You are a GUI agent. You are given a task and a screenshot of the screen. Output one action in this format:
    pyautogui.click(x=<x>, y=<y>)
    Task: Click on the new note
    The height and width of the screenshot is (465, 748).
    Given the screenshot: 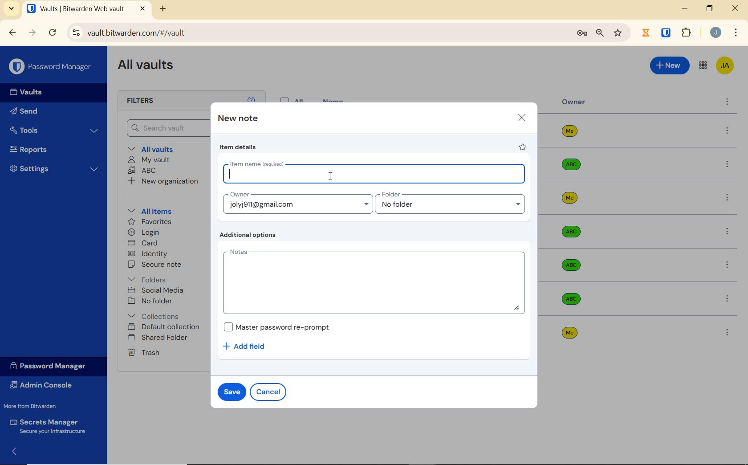 What is the action you would take?
    pyautogui.click(x=238, y=119)
    